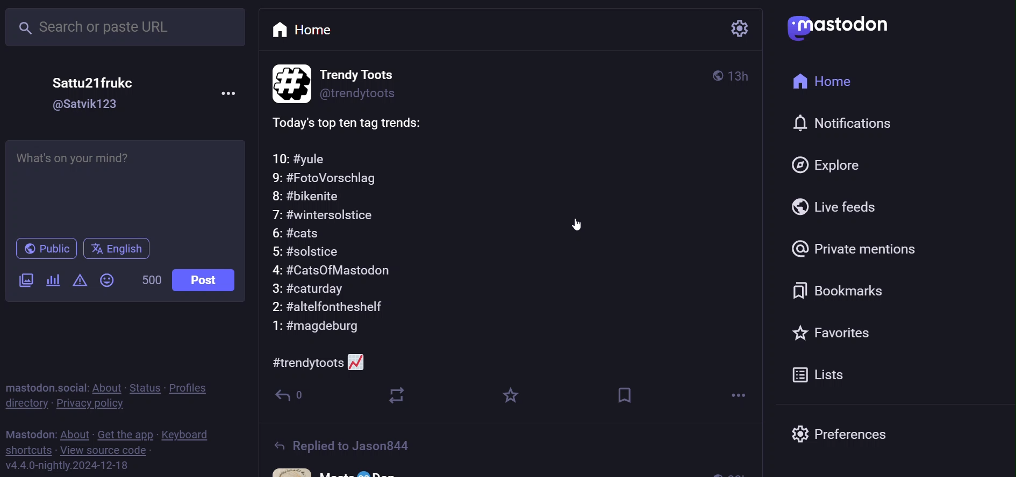  I want to click on image/video, so click(26, 279).